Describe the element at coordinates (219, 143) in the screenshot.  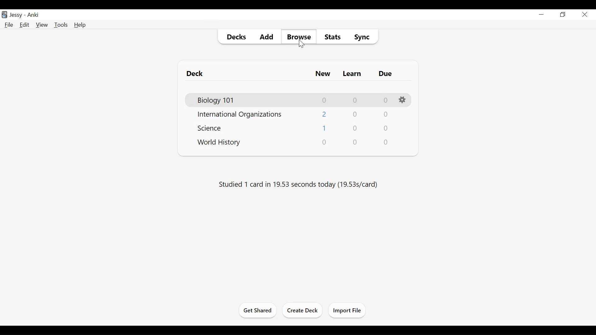
I see `Deck Name` at that location.